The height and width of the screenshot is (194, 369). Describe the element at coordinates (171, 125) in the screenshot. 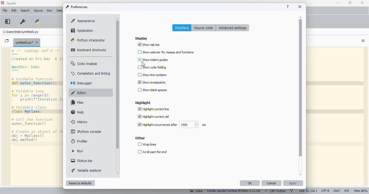

I see `highlight occurrences after 1500 ms` at that location.